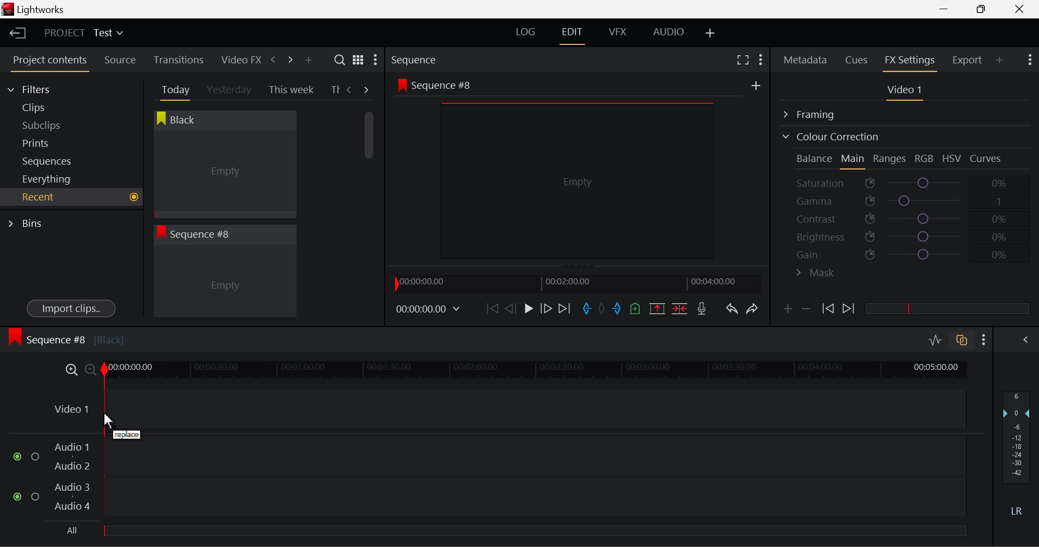 This screenshot has width=1039, height=547. What do you see at coordinates (29, 222) in the screenshot?
I see `Bins` at bounding box center [29, 222].